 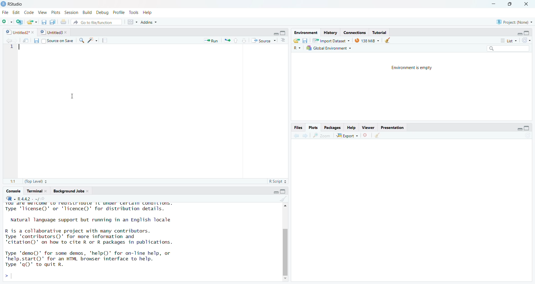 I want to click on import Dataset , so click(x=330, y=40).